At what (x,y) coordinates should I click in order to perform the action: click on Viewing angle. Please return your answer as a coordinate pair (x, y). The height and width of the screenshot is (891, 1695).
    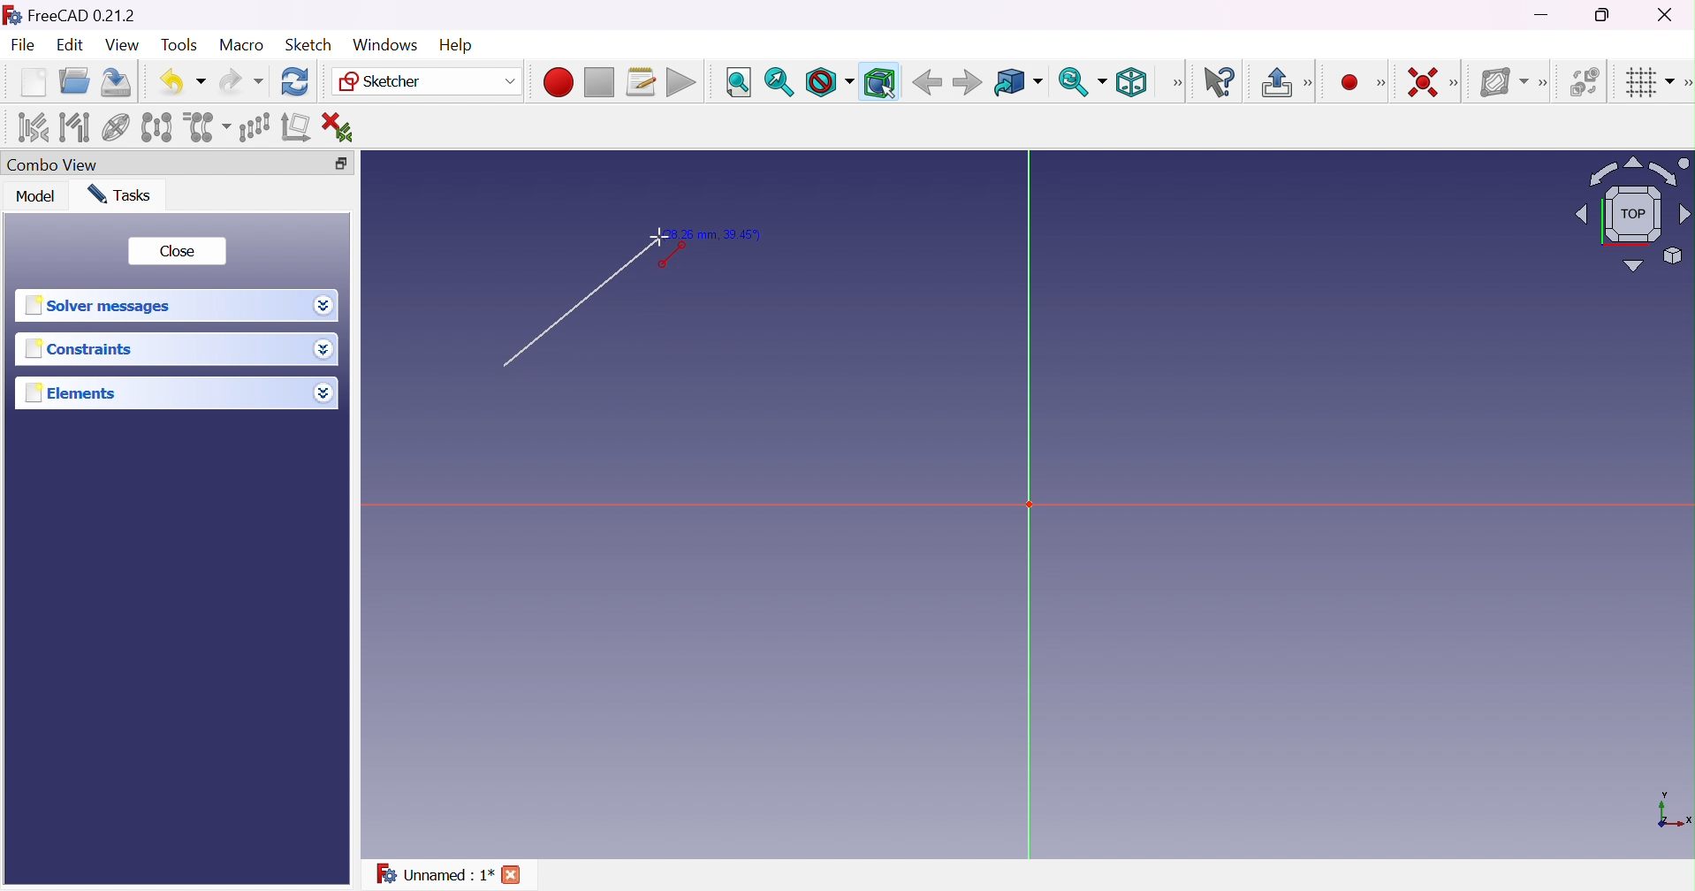
    Looking at the image, I should click on (1635, 213).